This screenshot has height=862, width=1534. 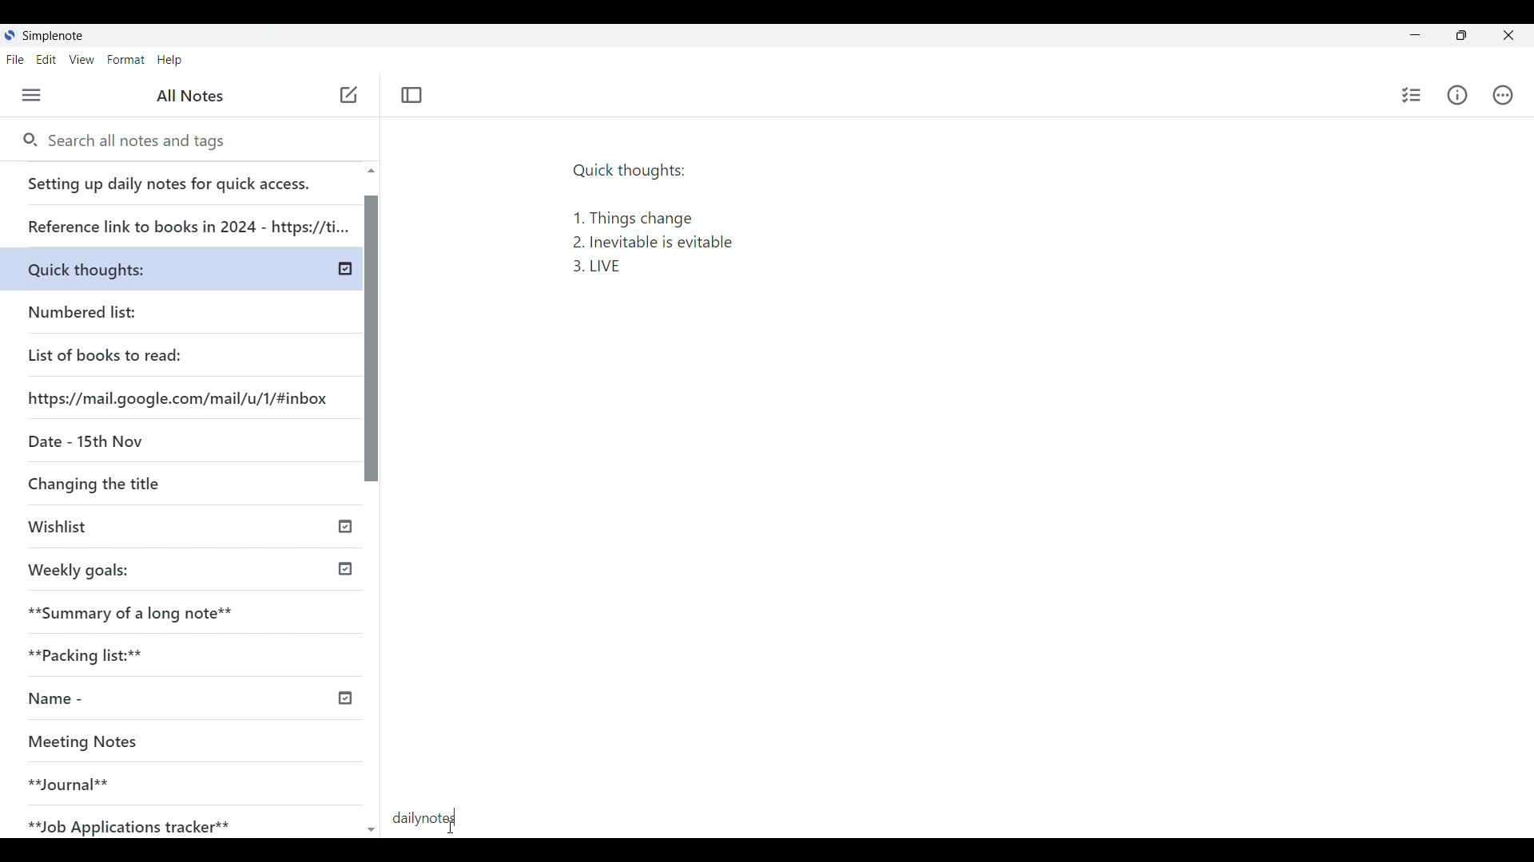 What do you see at coordinates (186, 220) in the screenshot?
I see `Reference link` at bounding box center [186, 220].